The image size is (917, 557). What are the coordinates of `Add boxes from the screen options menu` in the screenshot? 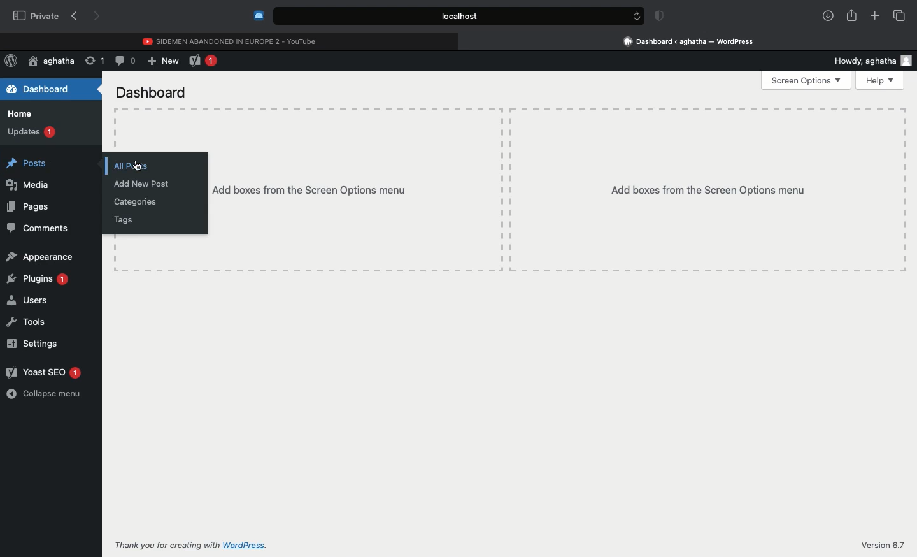 It's located at (355, 189).